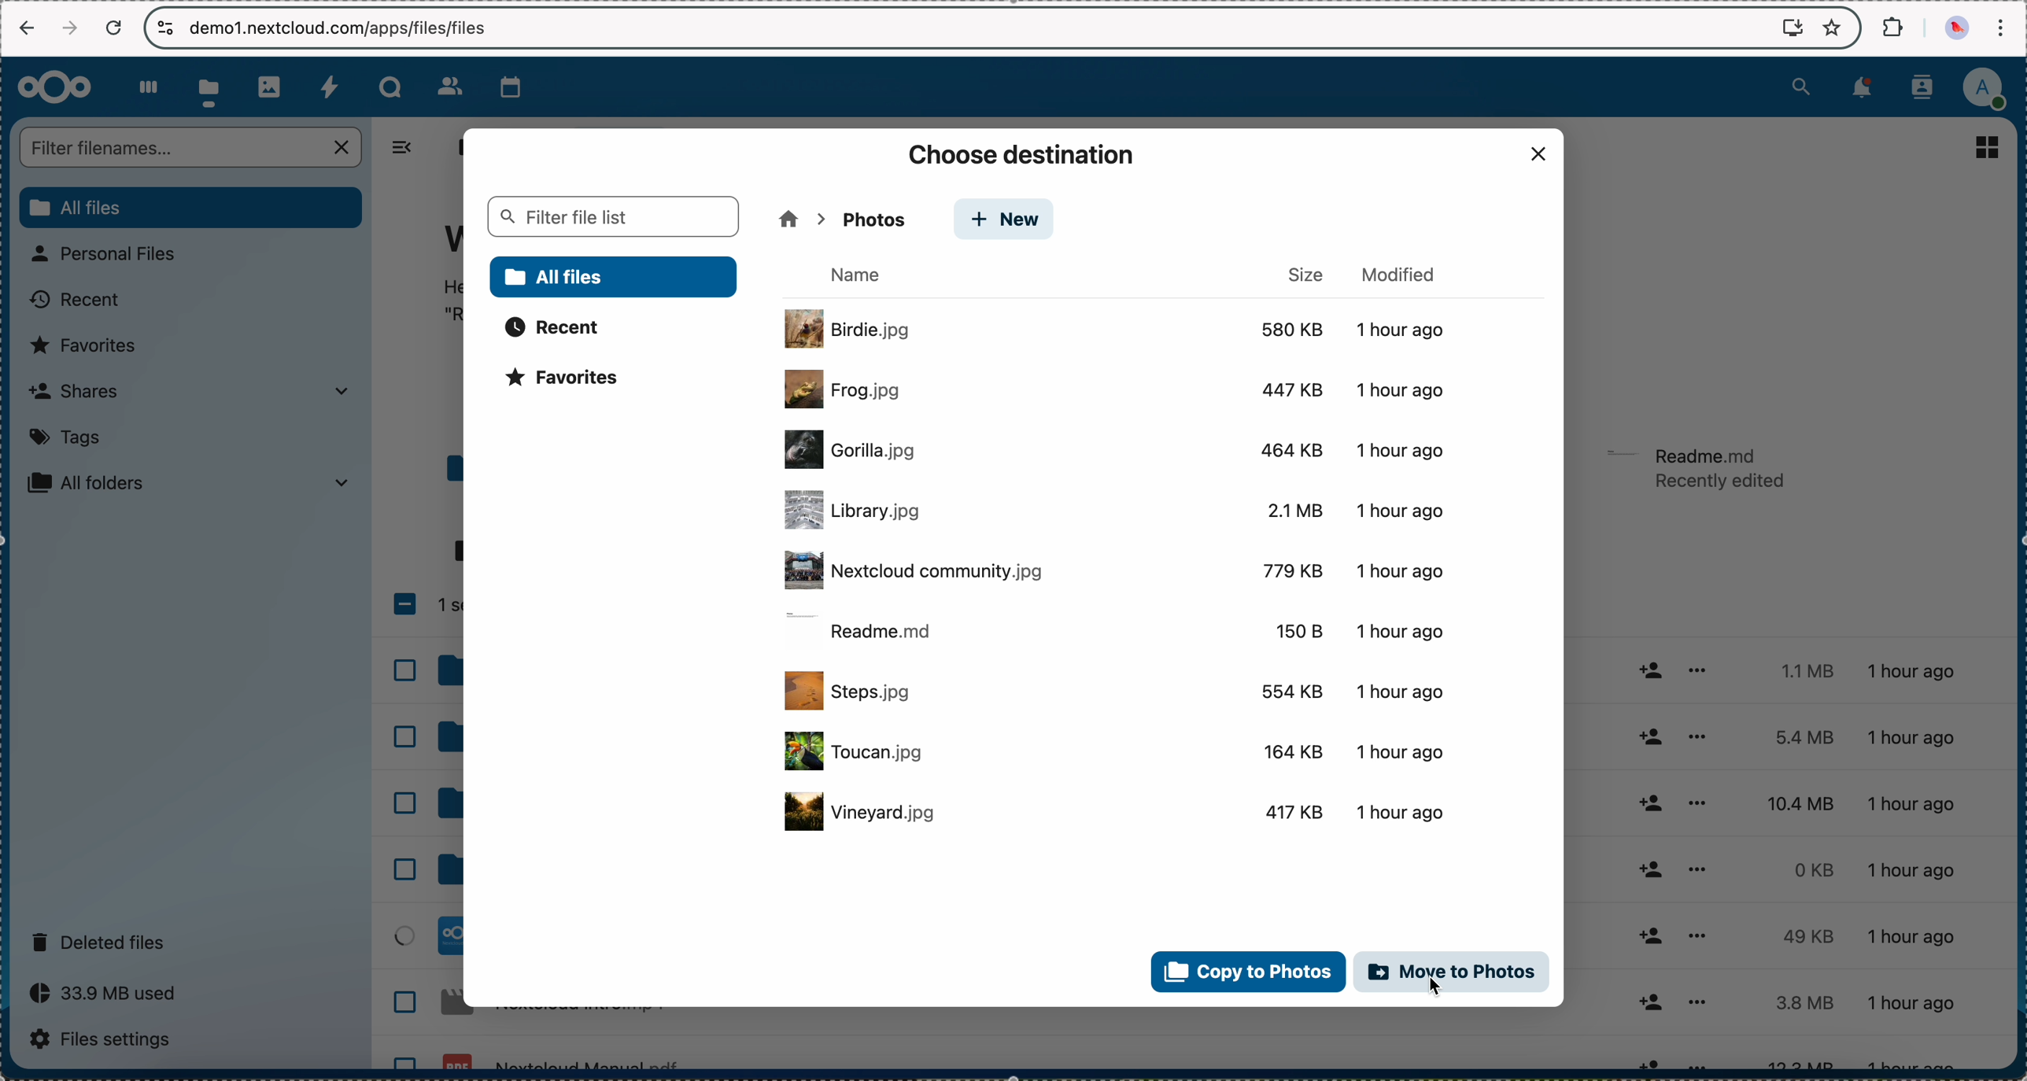  Describe the element at coordinates (212, 87) in the screenshot. I see `click on files` at that location.